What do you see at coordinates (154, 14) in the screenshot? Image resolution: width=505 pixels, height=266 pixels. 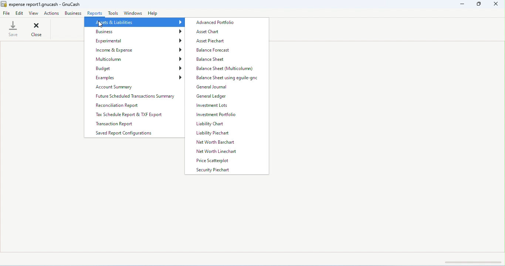 I see `help` at bounding box center [154, 14].